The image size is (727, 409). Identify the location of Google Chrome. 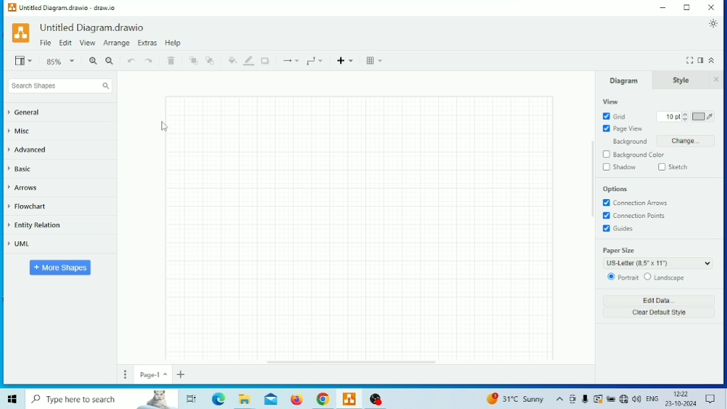
(323, 400).